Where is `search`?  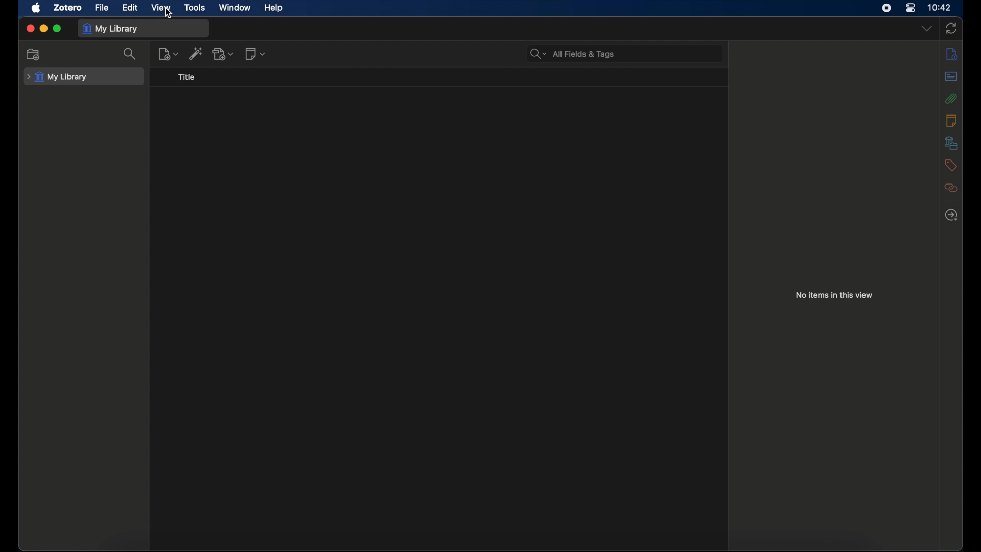 search is located at coordinates (131, 54).